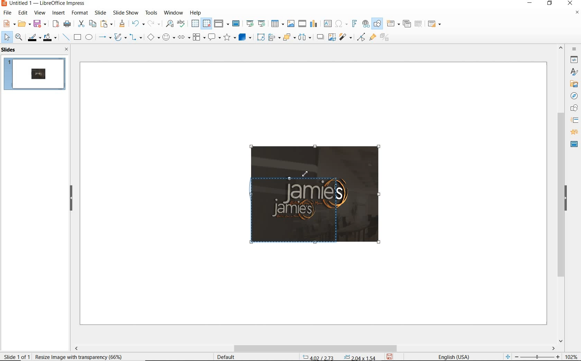 The height and width of the screenshot is (361, 581). What do you see at coordinates (65, 49) in the screenshot?
I see `close` at bounding box center [65, 49].